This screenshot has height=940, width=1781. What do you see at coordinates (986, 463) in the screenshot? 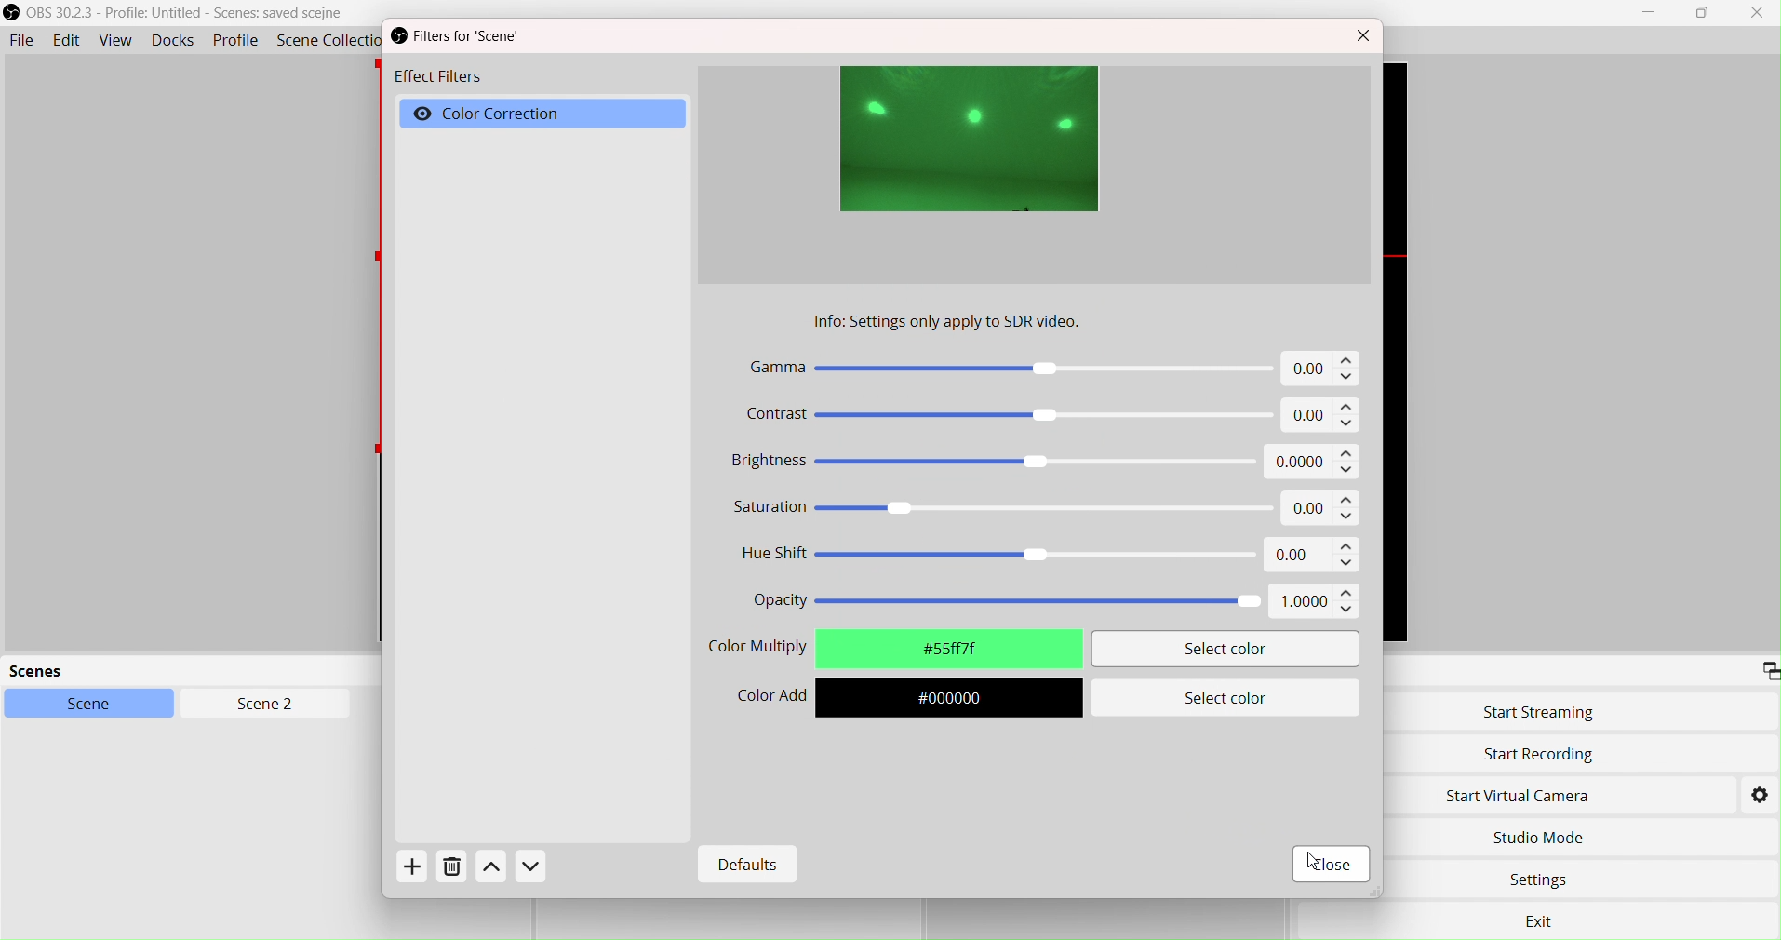
I see `Brightness -` at bounding box center [986, 463].